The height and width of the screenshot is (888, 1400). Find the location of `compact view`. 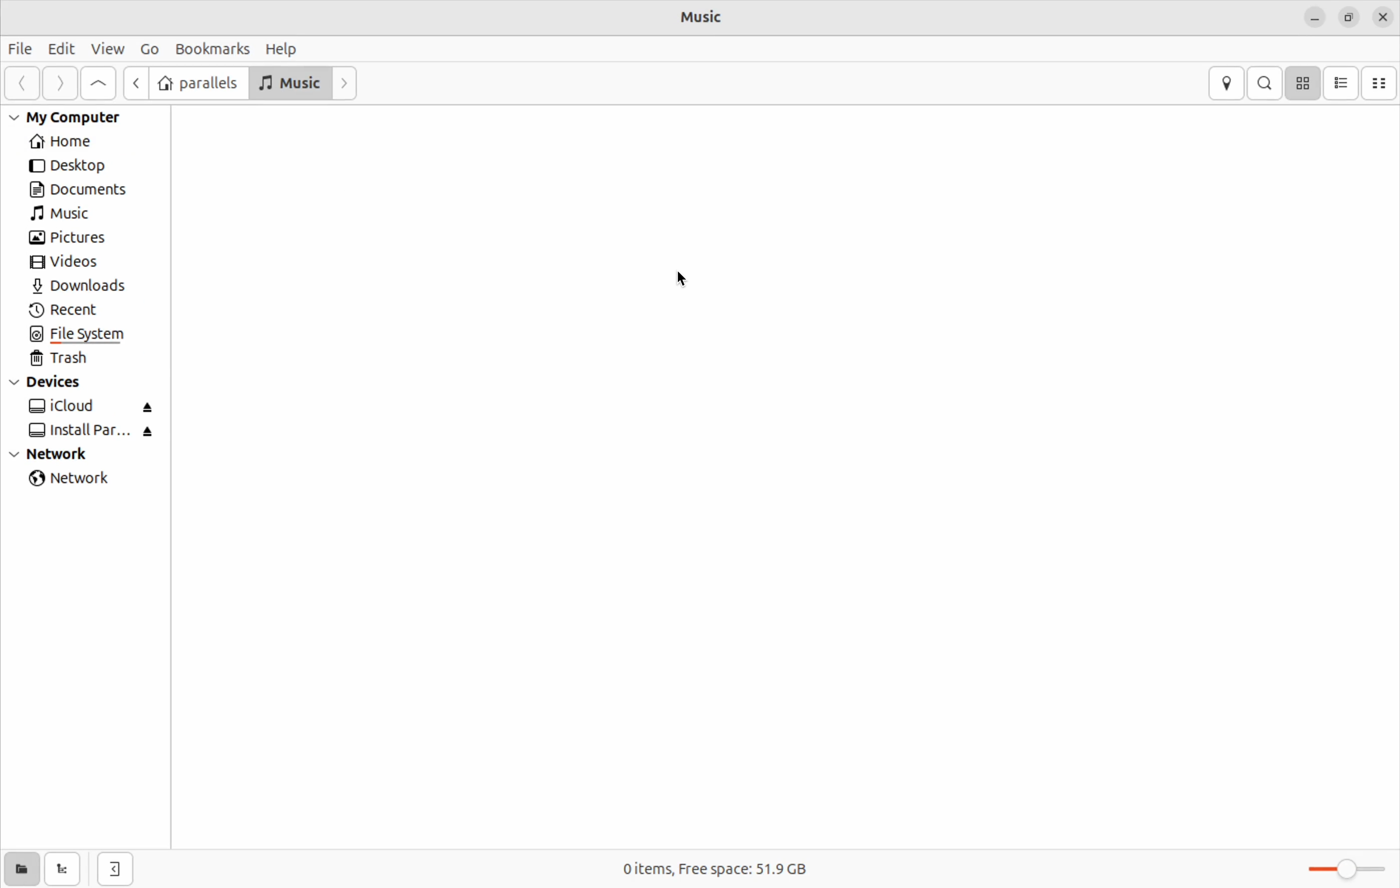

compact view is located at coordinates (1380, 84).